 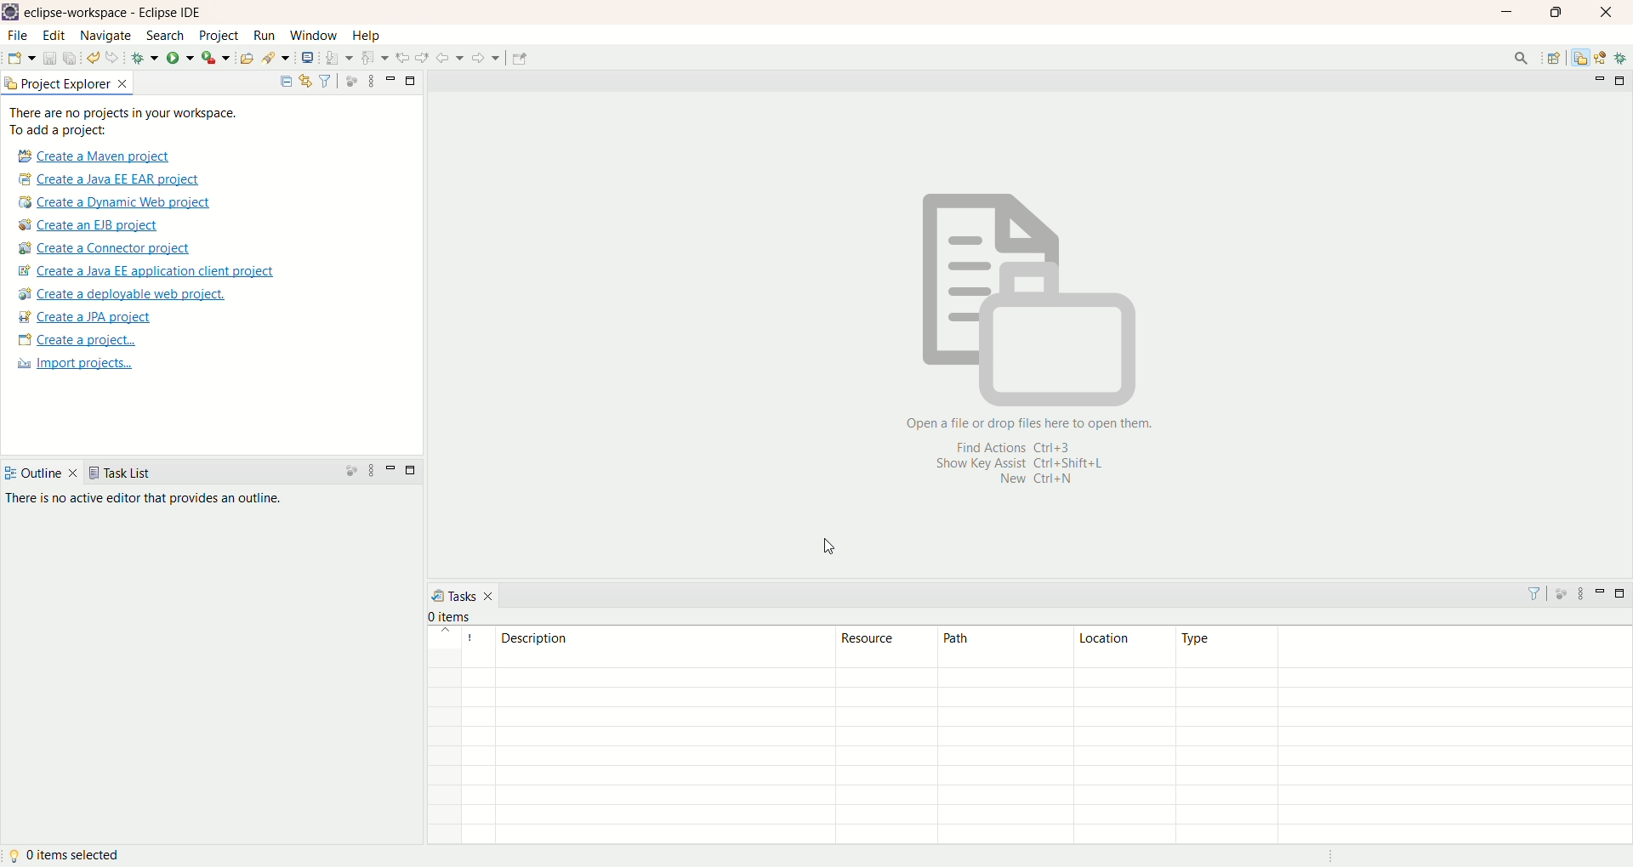 I want to click on view menu, so click(x=1585, y=596).